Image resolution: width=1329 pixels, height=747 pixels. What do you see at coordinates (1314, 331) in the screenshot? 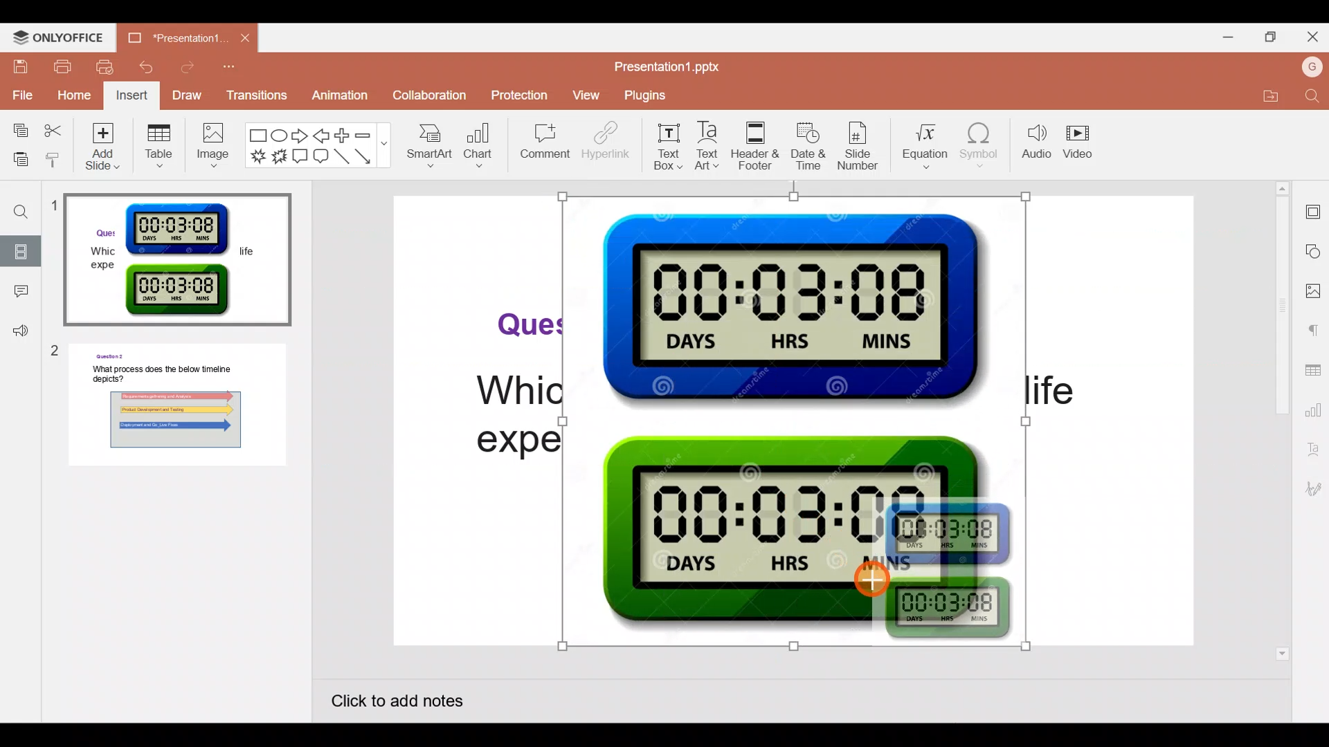
I see `Paragraph settings` at bounding box center [1314, 331].